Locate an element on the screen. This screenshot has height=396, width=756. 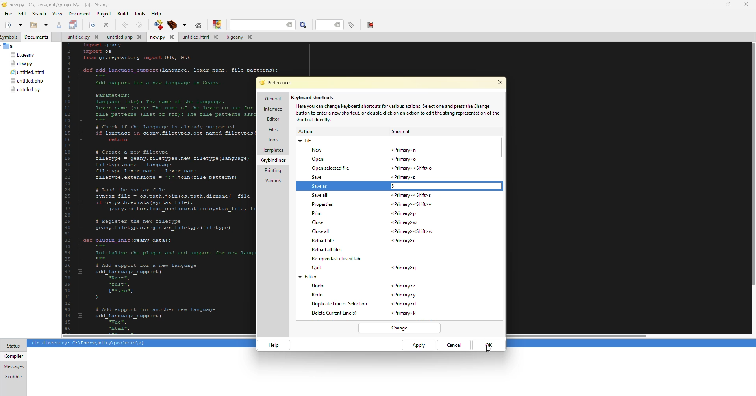
save is located at coordinates (59, 25).